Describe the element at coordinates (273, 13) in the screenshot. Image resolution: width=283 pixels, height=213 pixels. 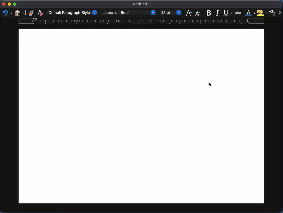
I see `Character` at that location.